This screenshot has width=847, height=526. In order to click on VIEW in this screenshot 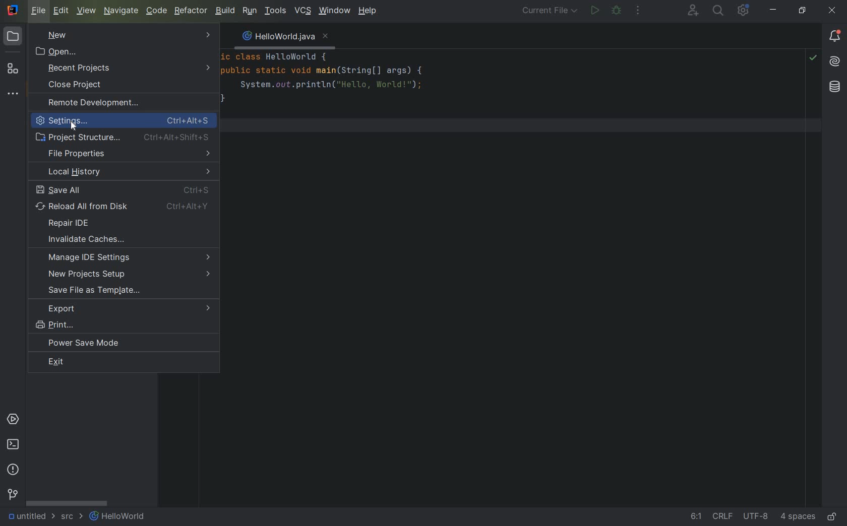, I will do `click(87, 10)`.